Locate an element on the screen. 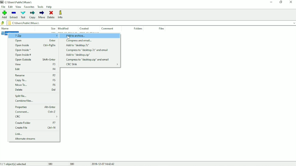  Delete  is located at coordinates (52, 15).